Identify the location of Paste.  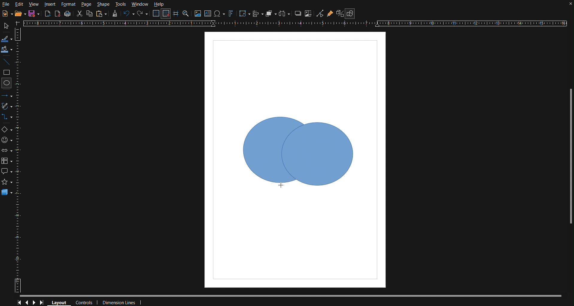
(101, 14).